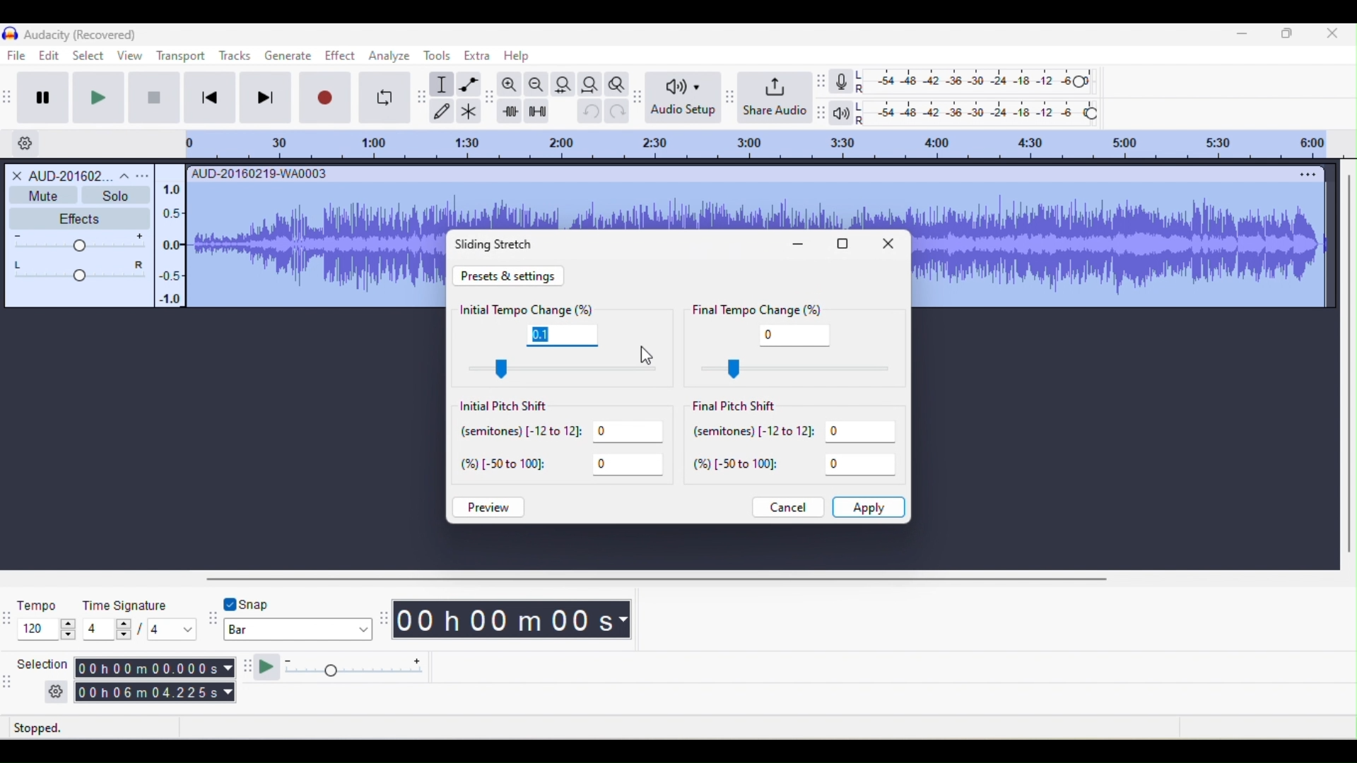 This screenshot has height=763, width=1357. I want to click on Scale, so click(168, 241).